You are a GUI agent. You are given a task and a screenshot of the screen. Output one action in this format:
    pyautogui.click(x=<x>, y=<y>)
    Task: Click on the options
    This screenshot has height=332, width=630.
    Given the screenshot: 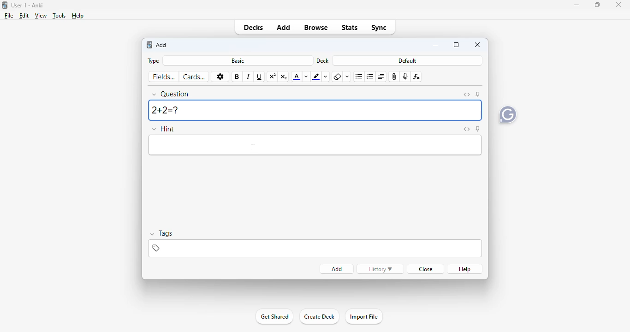 What is the action you would take?
    pyautogui.click(x=220, y=77)
    